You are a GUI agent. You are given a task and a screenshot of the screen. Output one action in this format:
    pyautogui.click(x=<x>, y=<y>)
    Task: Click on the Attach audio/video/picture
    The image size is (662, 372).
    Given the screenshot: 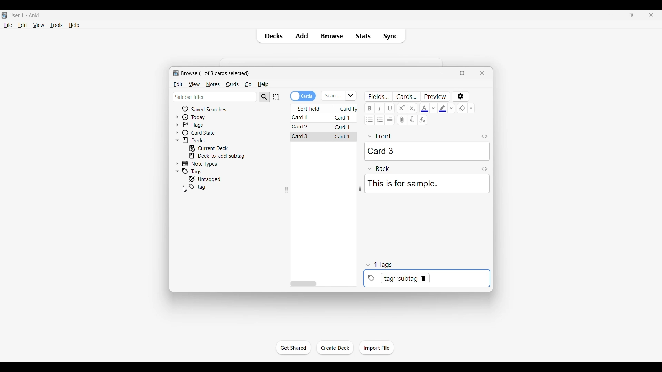 What is the action you would take?
    pyautogui.click(x=402, y=120)
    